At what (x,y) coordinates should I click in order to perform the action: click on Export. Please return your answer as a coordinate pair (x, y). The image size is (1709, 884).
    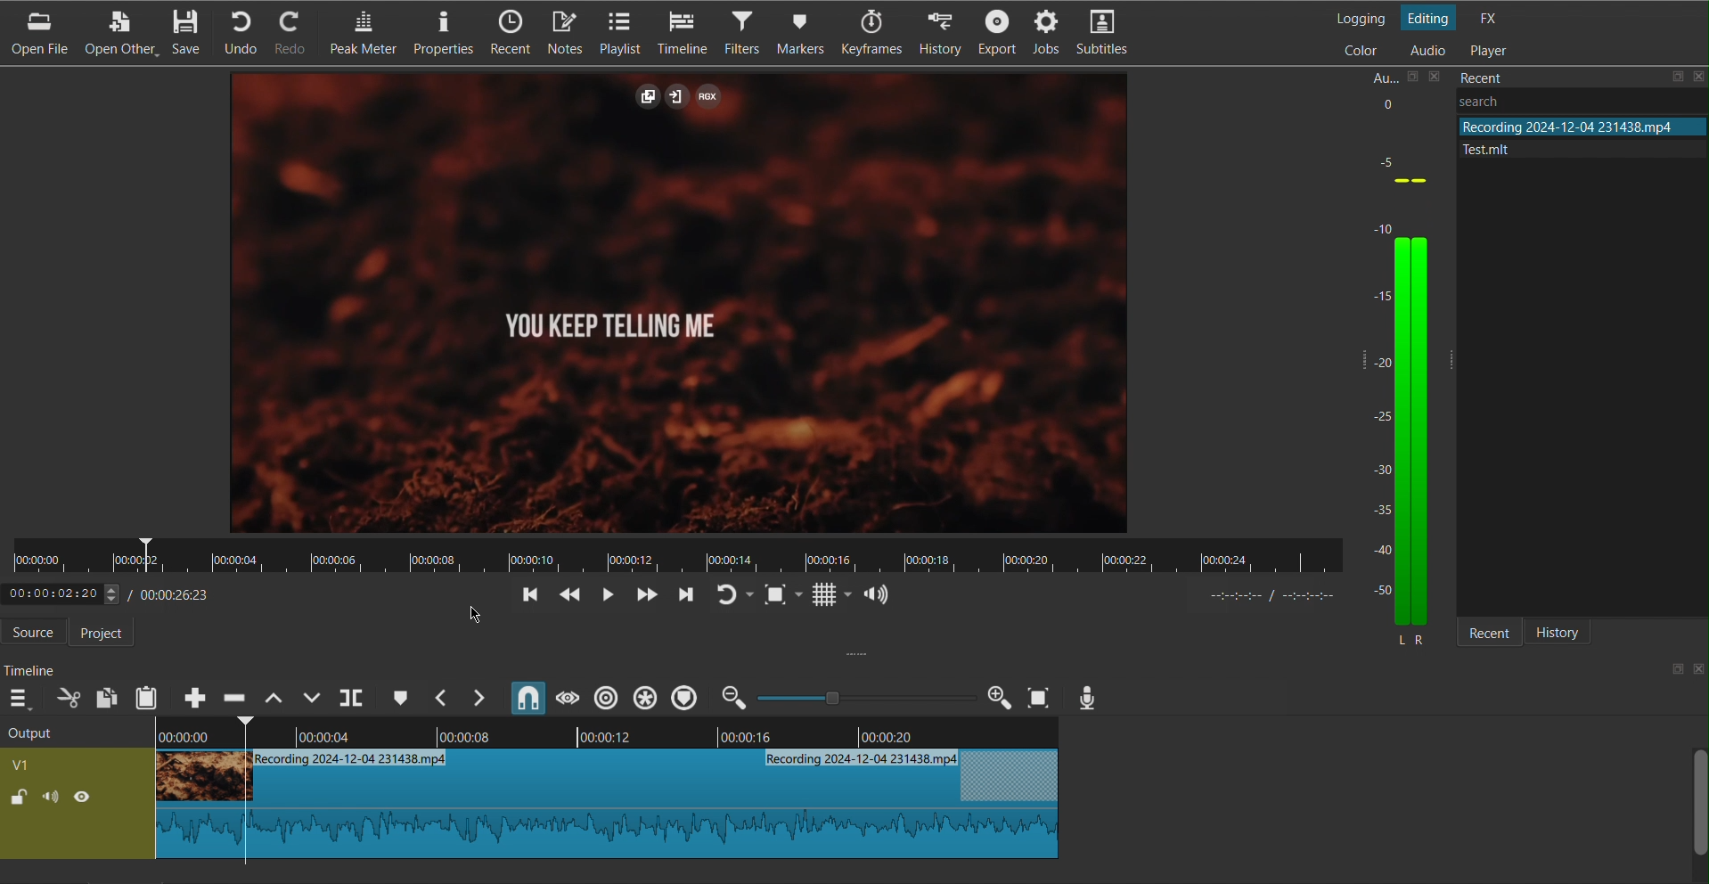
    Looking at the image, I should click on (999, 36).